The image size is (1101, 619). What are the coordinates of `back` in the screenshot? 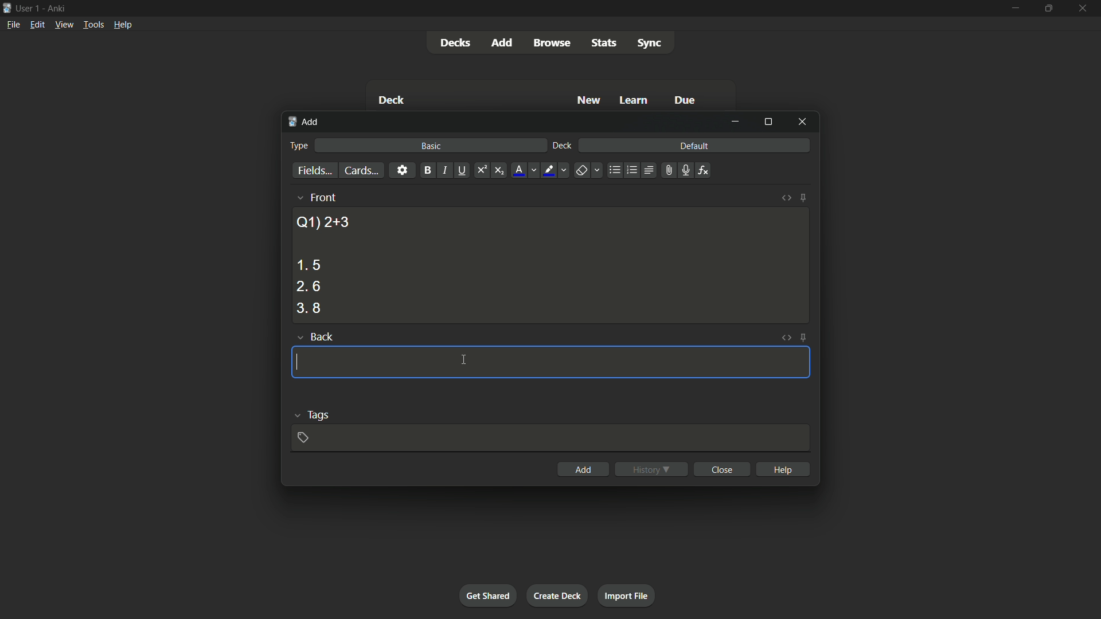 It's located at (321, 338).